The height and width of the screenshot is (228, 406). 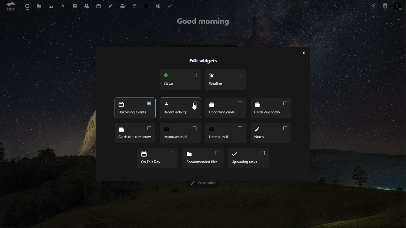 What do you see at coordinates (26, 6) in the screenshot?
I see `Dashboard` at bounding box center [26, 6].